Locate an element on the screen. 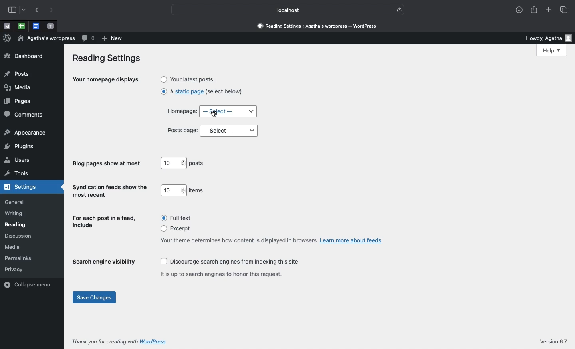  Homepage is located at coordinates (180, 111).